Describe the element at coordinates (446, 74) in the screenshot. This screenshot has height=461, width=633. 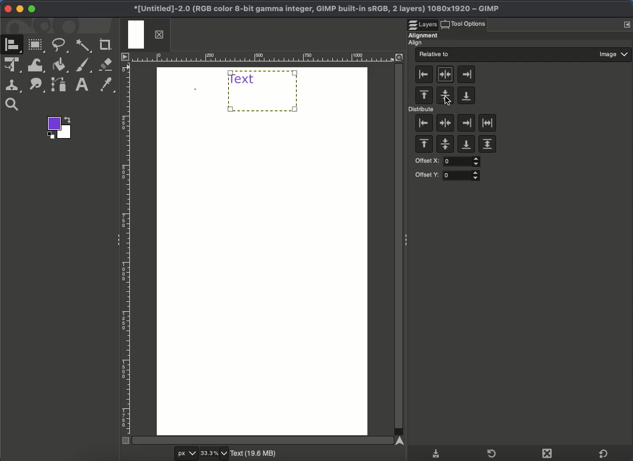
I see `Align to the center - vertically` at that location.